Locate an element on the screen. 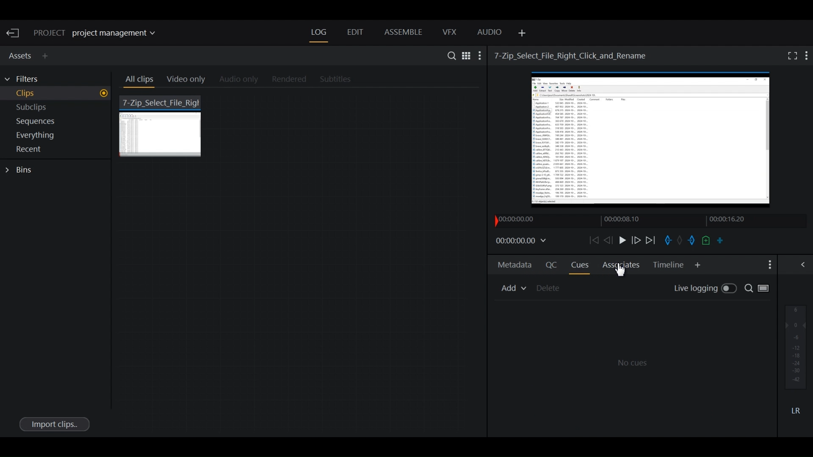 The width and height of the screenshot is (813, 457). Enable/Disable Live Logging is located at coordinates (705, 289).